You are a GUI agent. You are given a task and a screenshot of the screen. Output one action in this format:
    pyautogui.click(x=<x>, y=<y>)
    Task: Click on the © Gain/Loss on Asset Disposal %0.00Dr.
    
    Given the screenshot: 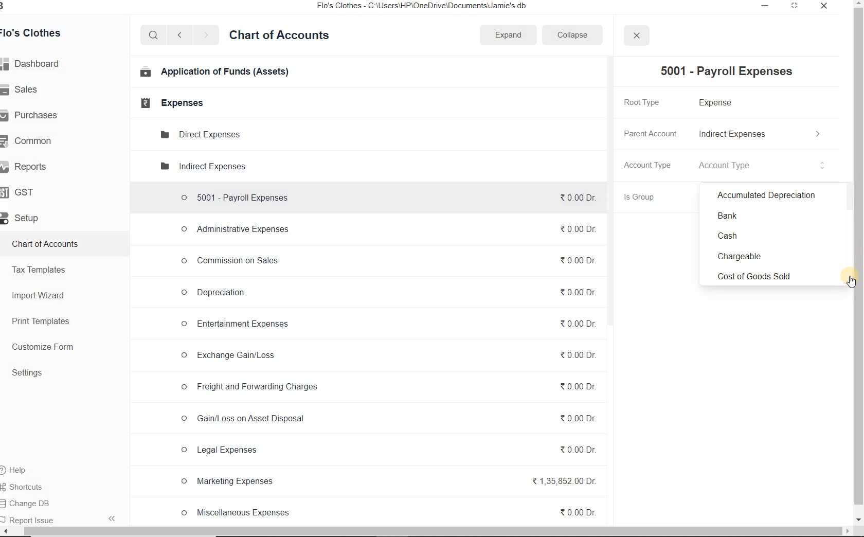 What is the action you would take?
    pyautogui.click(x=387, y=420)
    